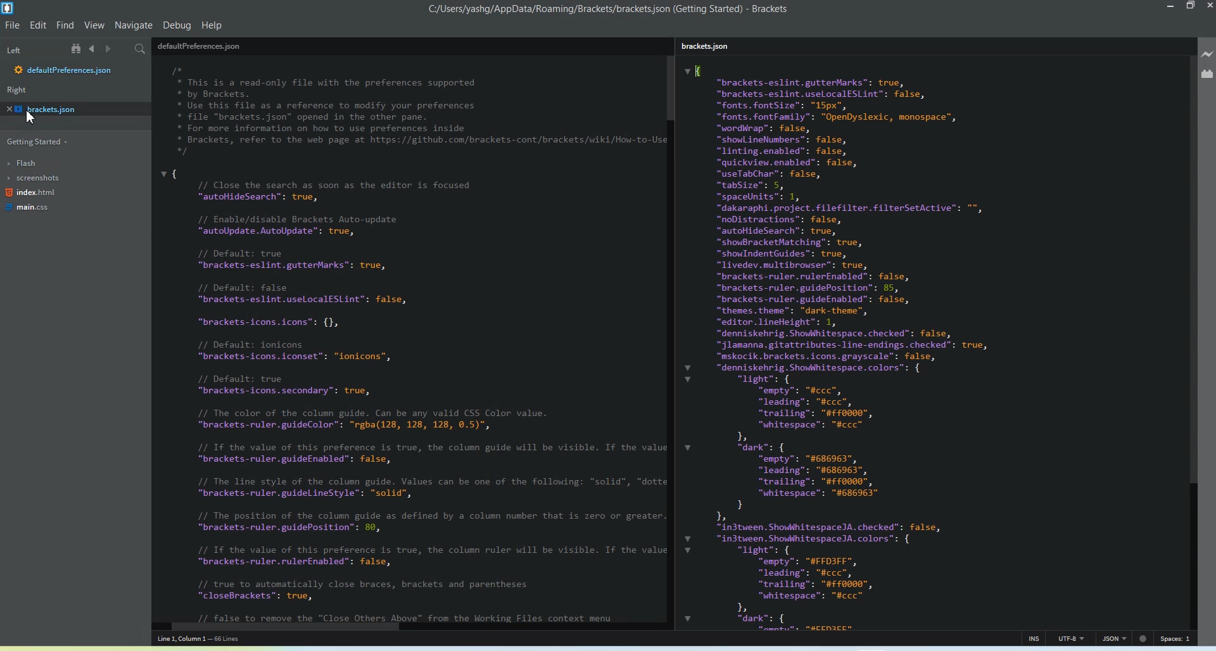 This screenshot has width=1216, height=651. Describe the element at coordinates (1172, 6) in the screenshot. I see `Minimize` at that location.